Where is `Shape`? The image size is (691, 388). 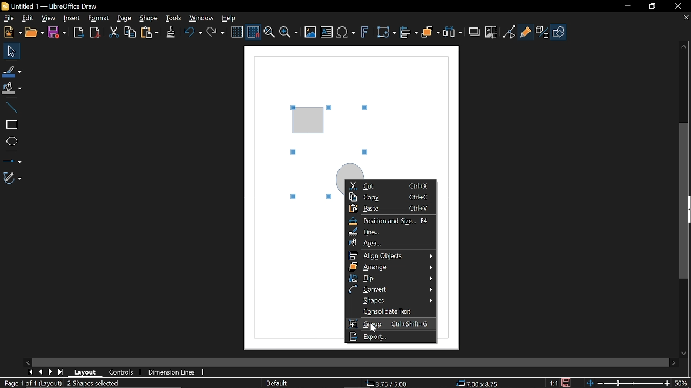
Shape is located at coordinates (148, 19).